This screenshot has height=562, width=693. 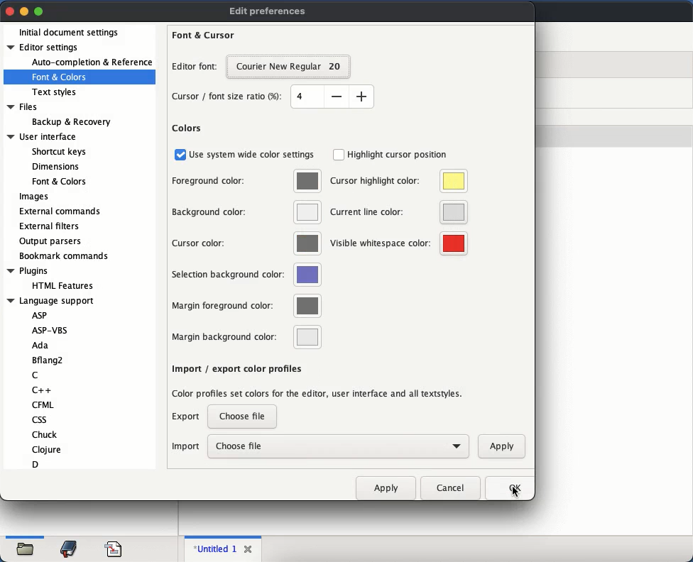 What do you see at coordinates (308, 181) in the screenshot?
I see `color` at bounding box center [308, 181].